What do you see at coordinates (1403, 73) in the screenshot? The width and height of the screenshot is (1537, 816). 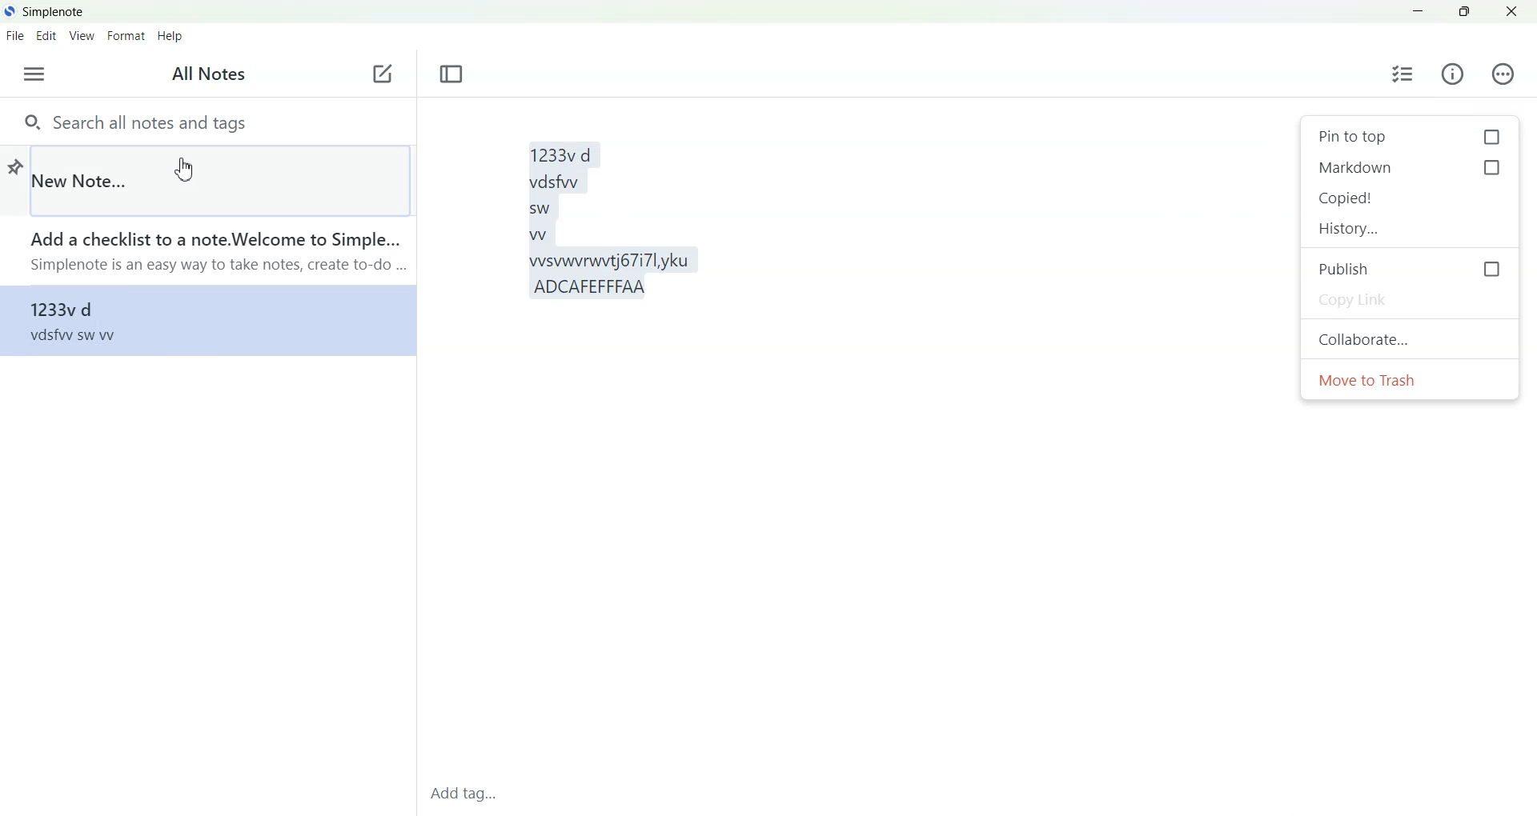 I see `Insert Checklist` at bounding box center [1403, 73].